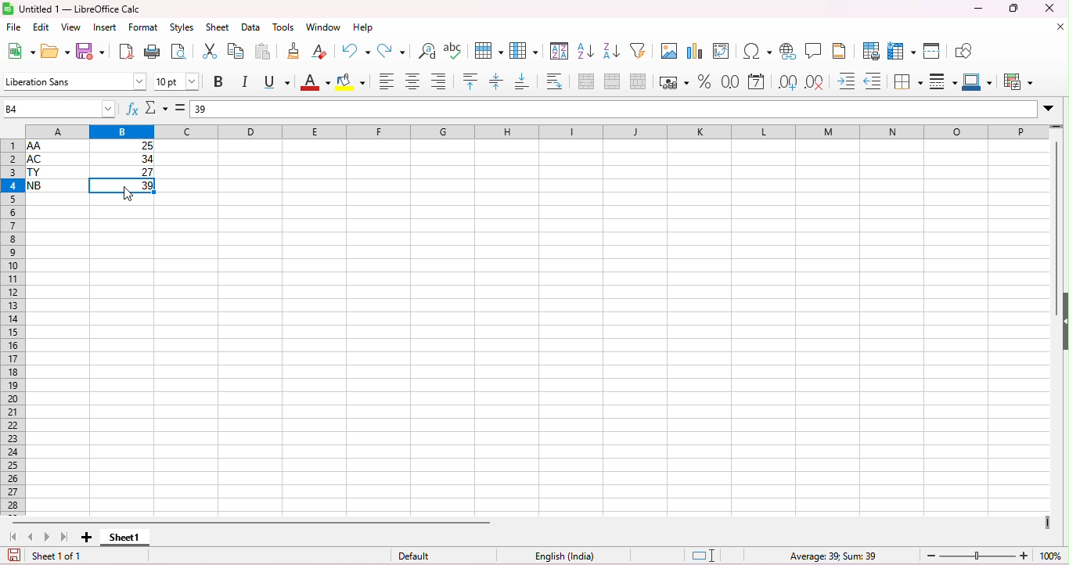 This screenshot has height=565, width=1069. Describe the element at coordinates (276, 82) in the screenshot. I see `underline` at that location.